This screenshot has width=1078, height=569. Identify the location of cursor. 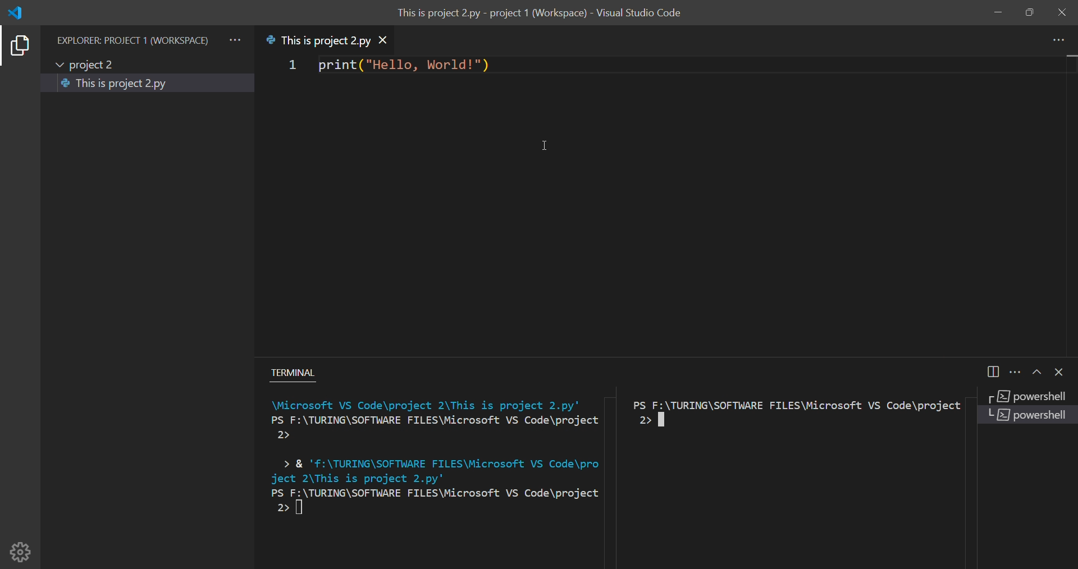
(539, 147).